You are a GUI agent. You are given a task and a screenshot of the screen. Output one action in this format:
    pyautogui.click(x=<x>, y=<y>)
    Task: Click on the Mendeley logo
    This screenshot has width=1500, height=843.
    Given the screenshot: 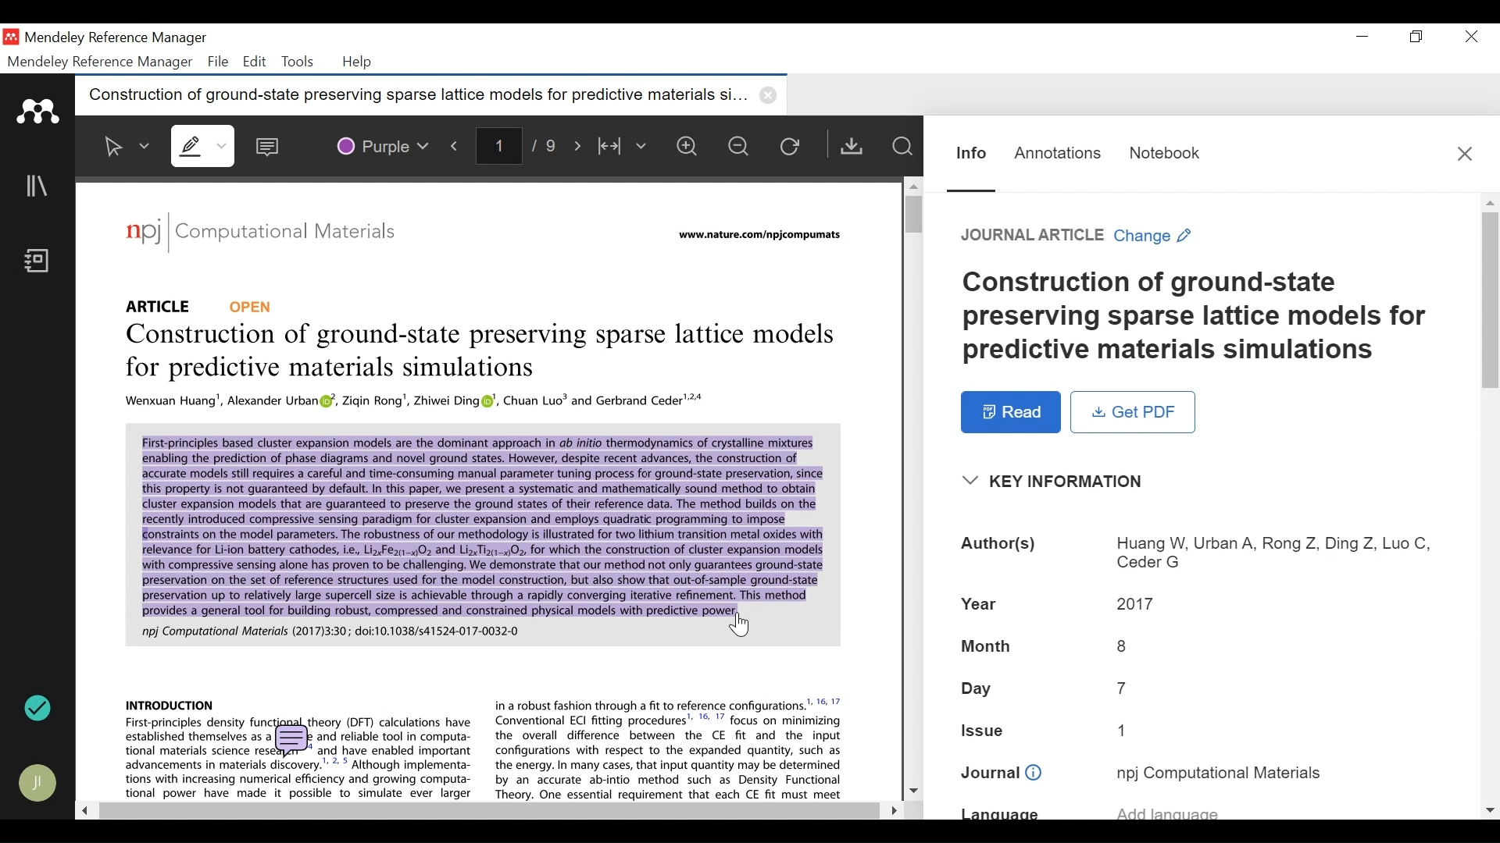 What is the action you would take?
    pyautogui.click(x=41, y=112)
    